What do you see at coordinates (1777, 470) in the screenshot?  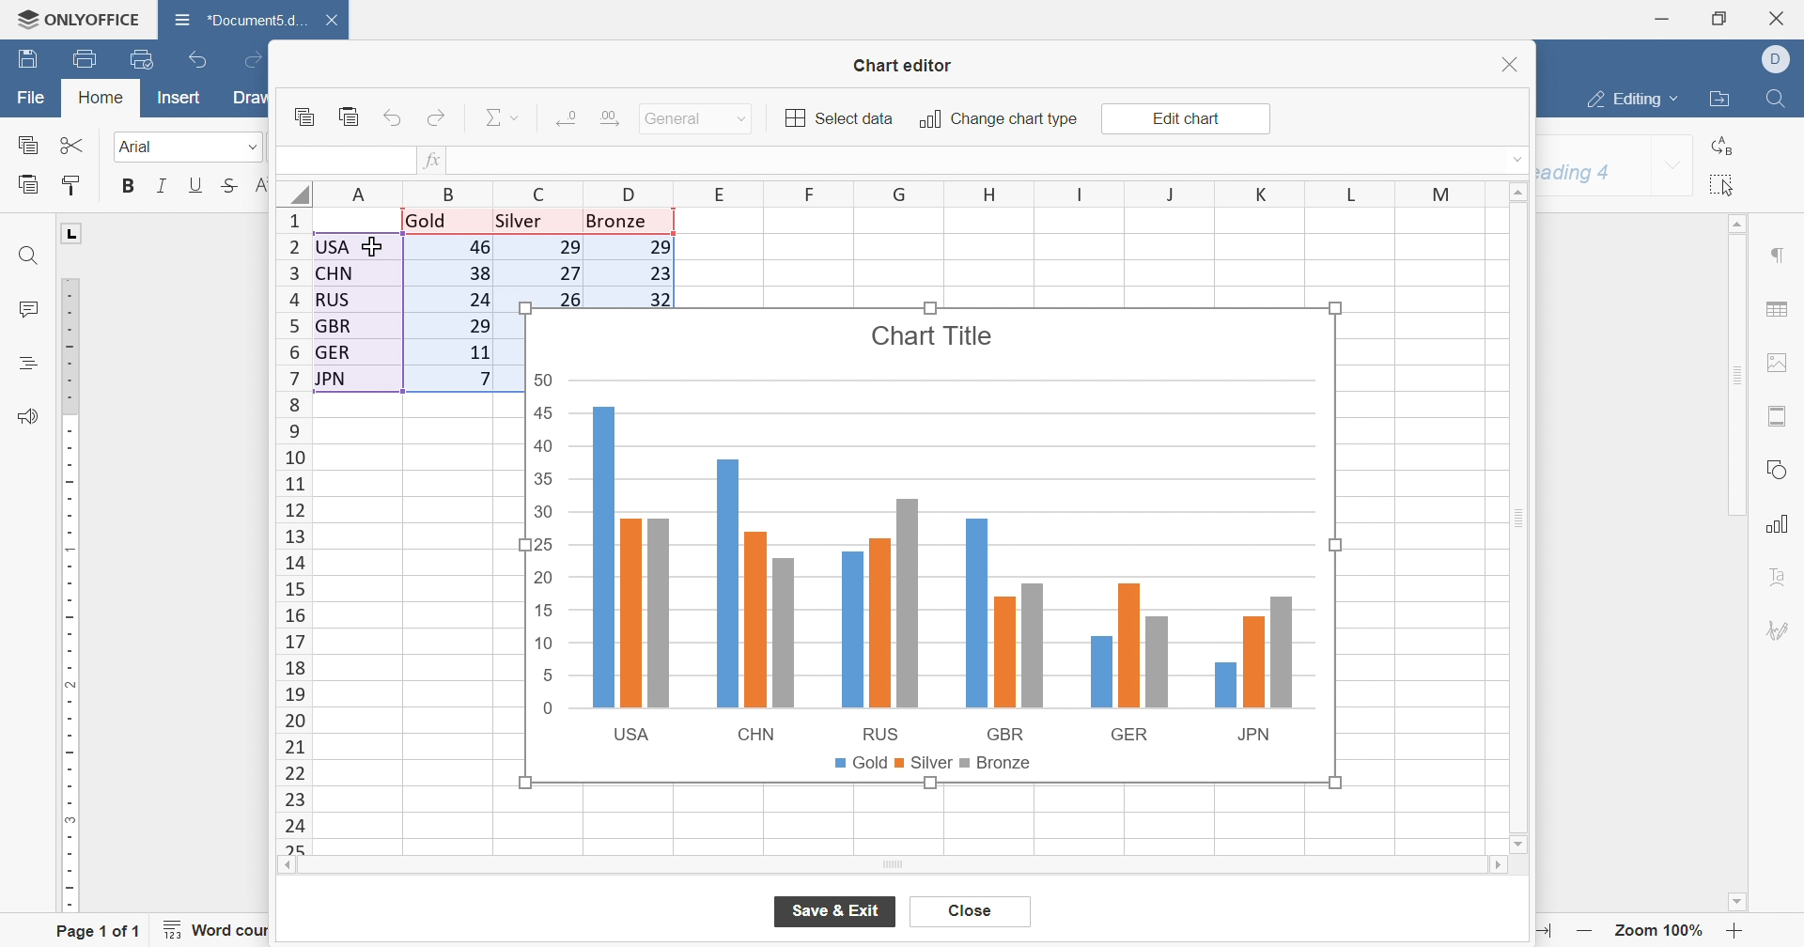 I see `shape settings` at bounding box center [1777, 470].